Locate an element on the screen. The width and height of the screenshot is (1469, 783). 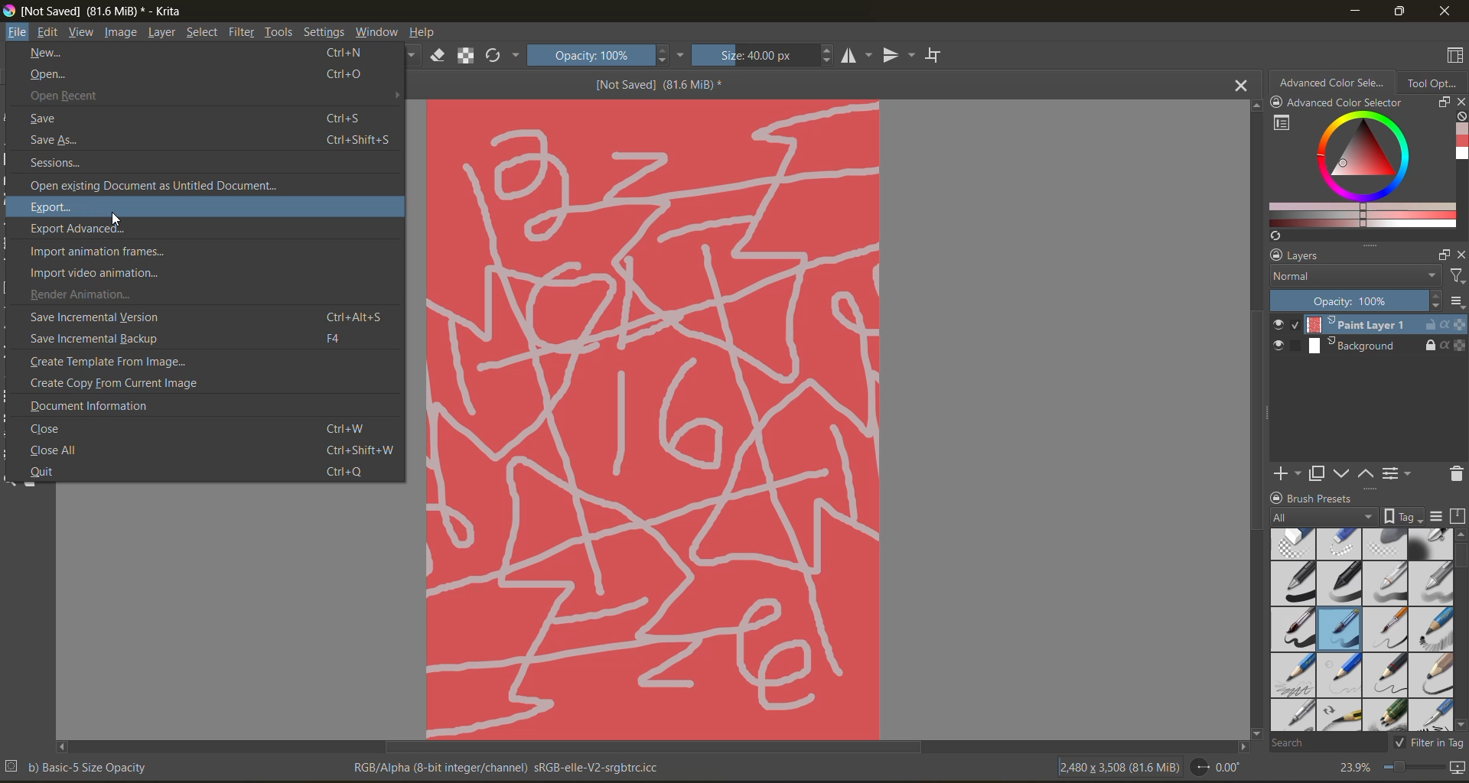
filter is located at coordinates (243, 34).